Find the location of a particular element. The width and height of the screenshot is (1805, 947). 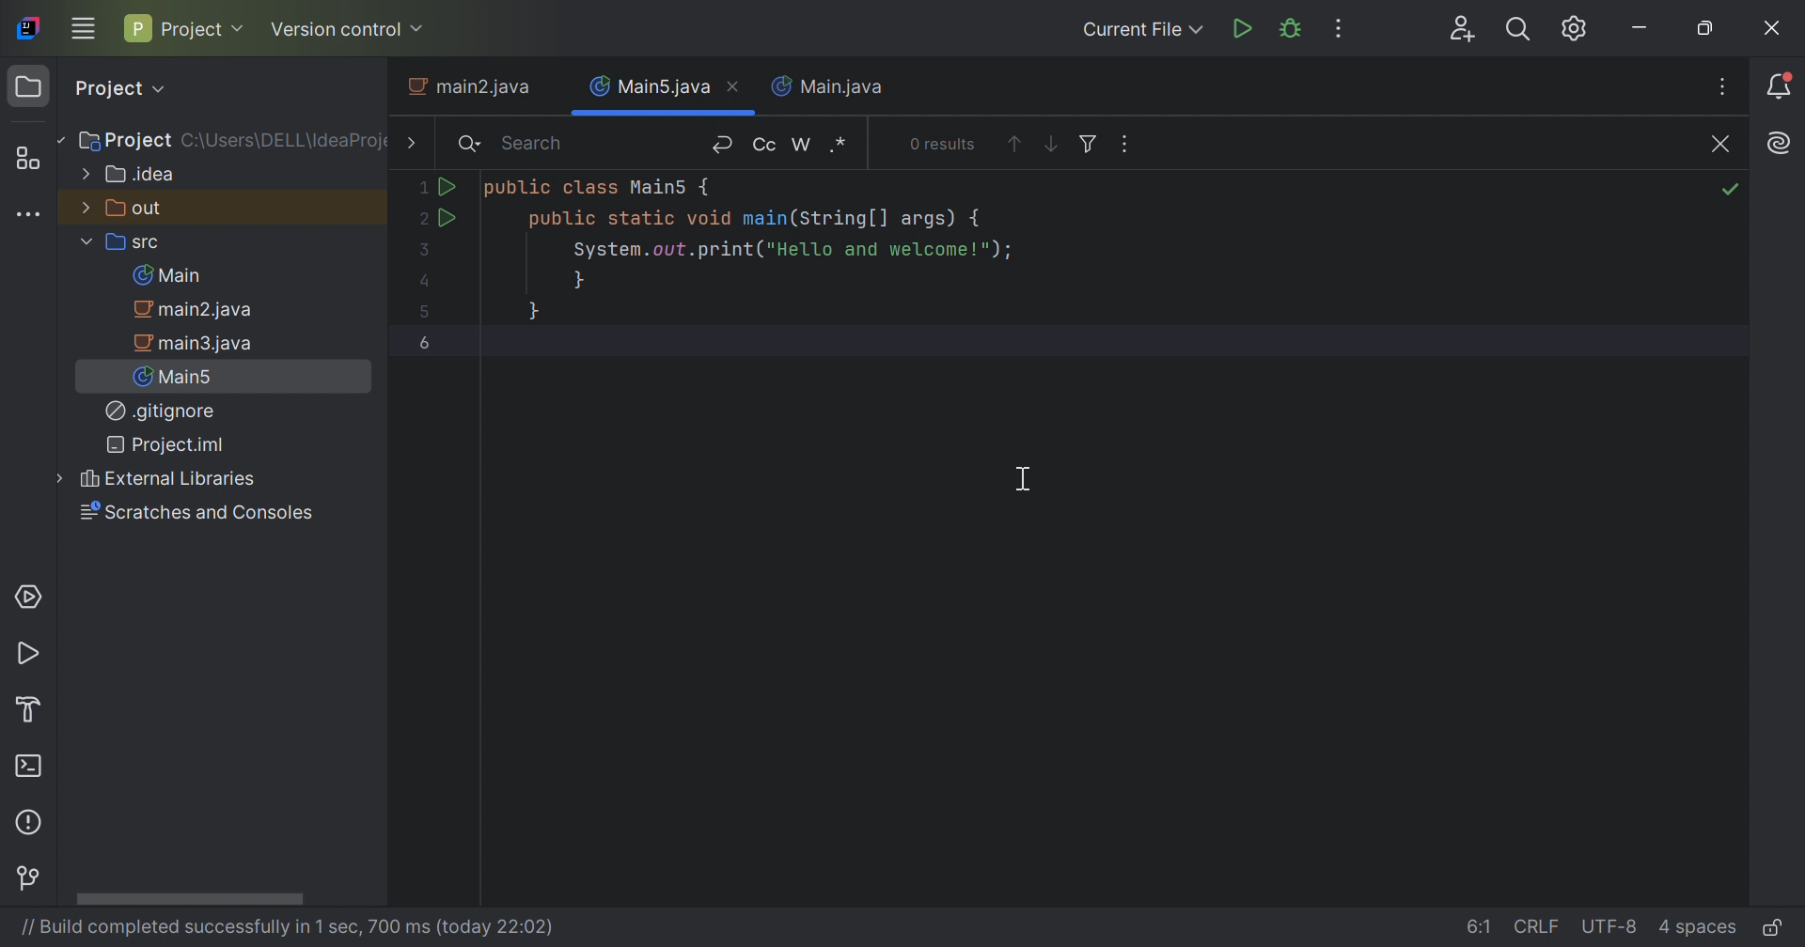

Main Menu is located at coordinates (83, 26).